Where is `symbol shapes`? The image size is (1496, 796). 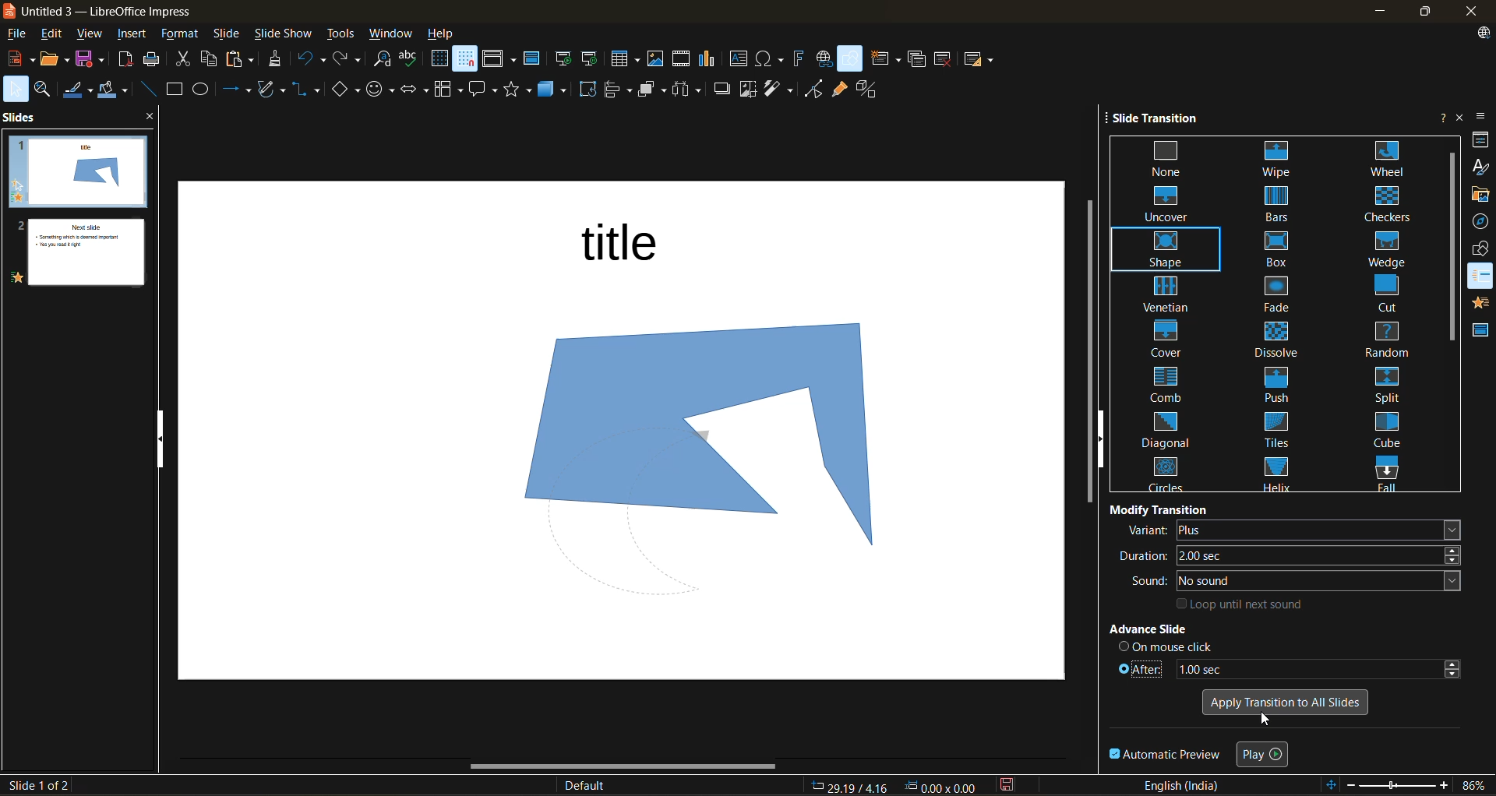 symbol shapes is located at coordinates (382, 88).